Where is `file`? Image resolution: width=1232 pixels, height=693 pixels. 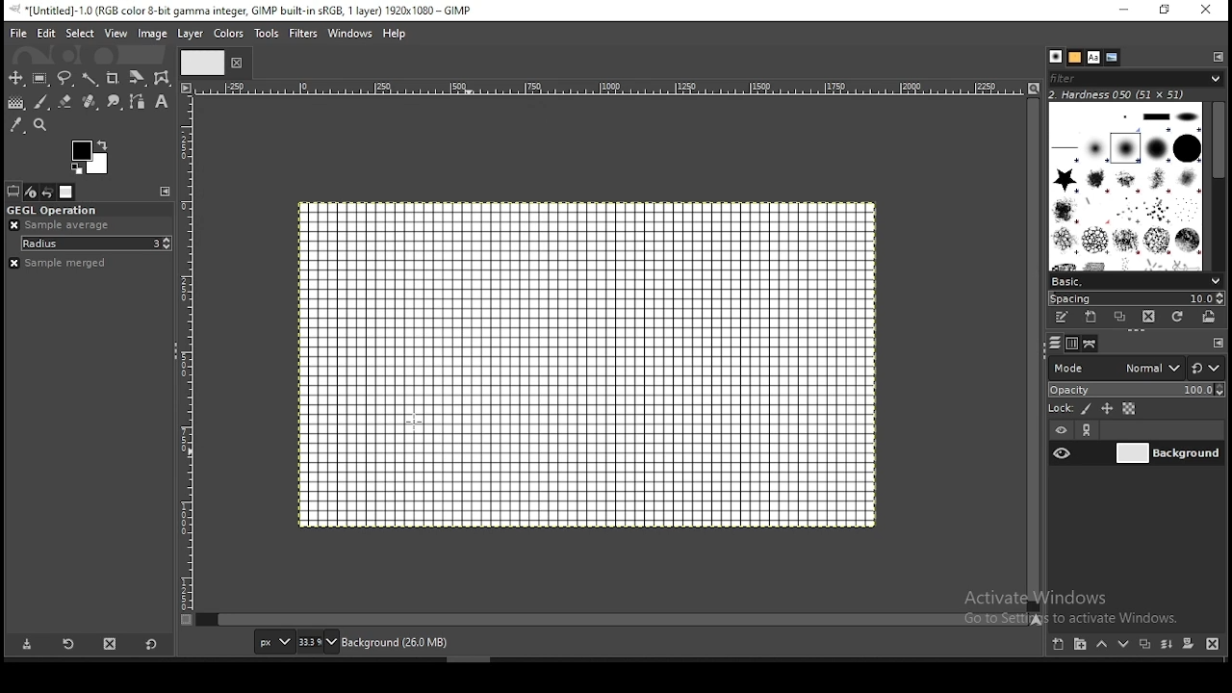 file is located at coordinates (18, 33).